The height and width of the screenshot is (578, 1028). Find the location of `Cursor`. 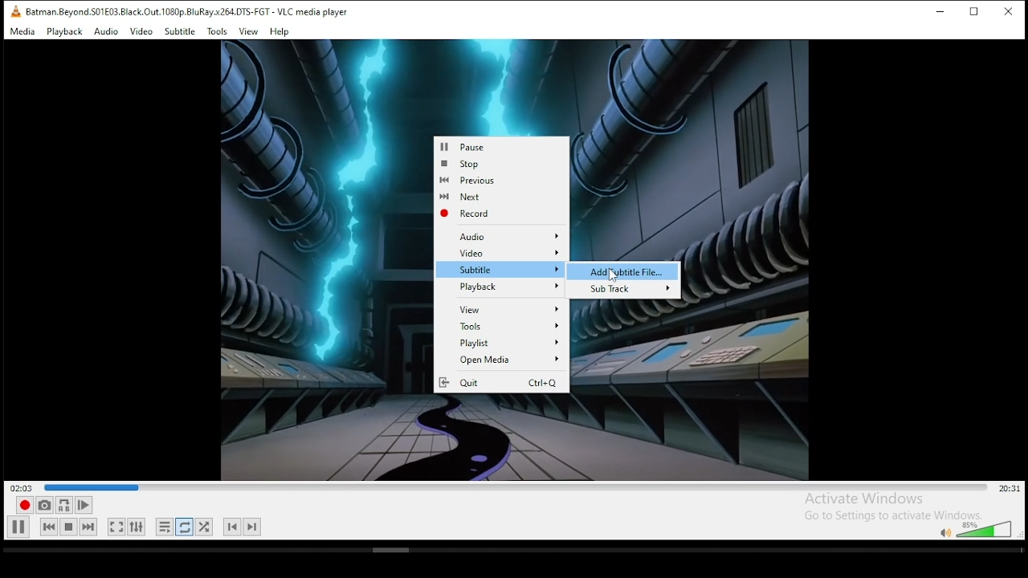

Cursor is located at coordinates (615, 274).